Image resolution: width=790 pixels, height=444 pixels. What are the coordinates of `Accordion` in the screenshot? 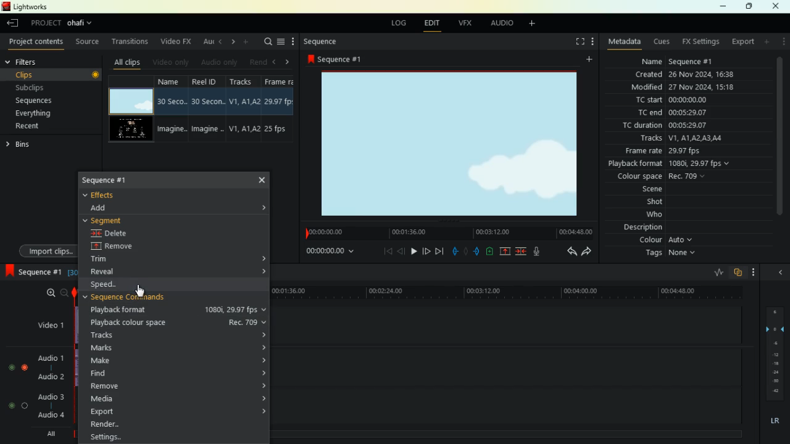 It's located at (263, 273).